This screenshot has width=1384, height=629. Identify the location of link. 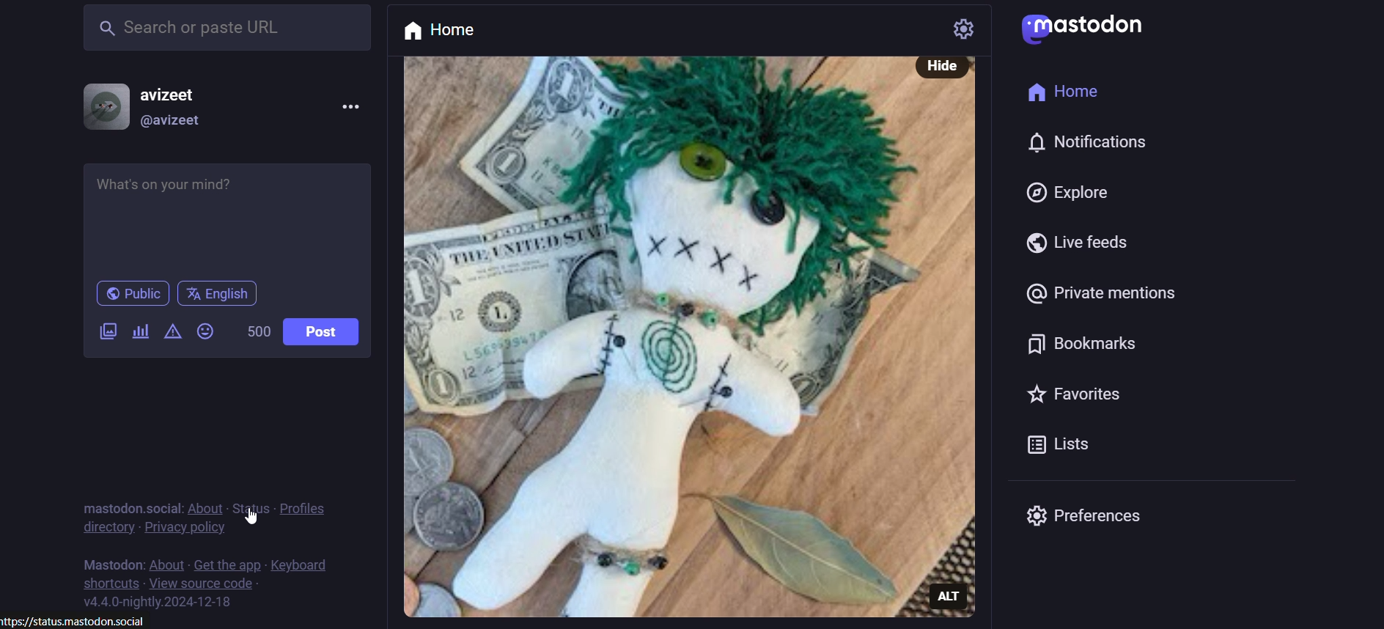
(84, 620).